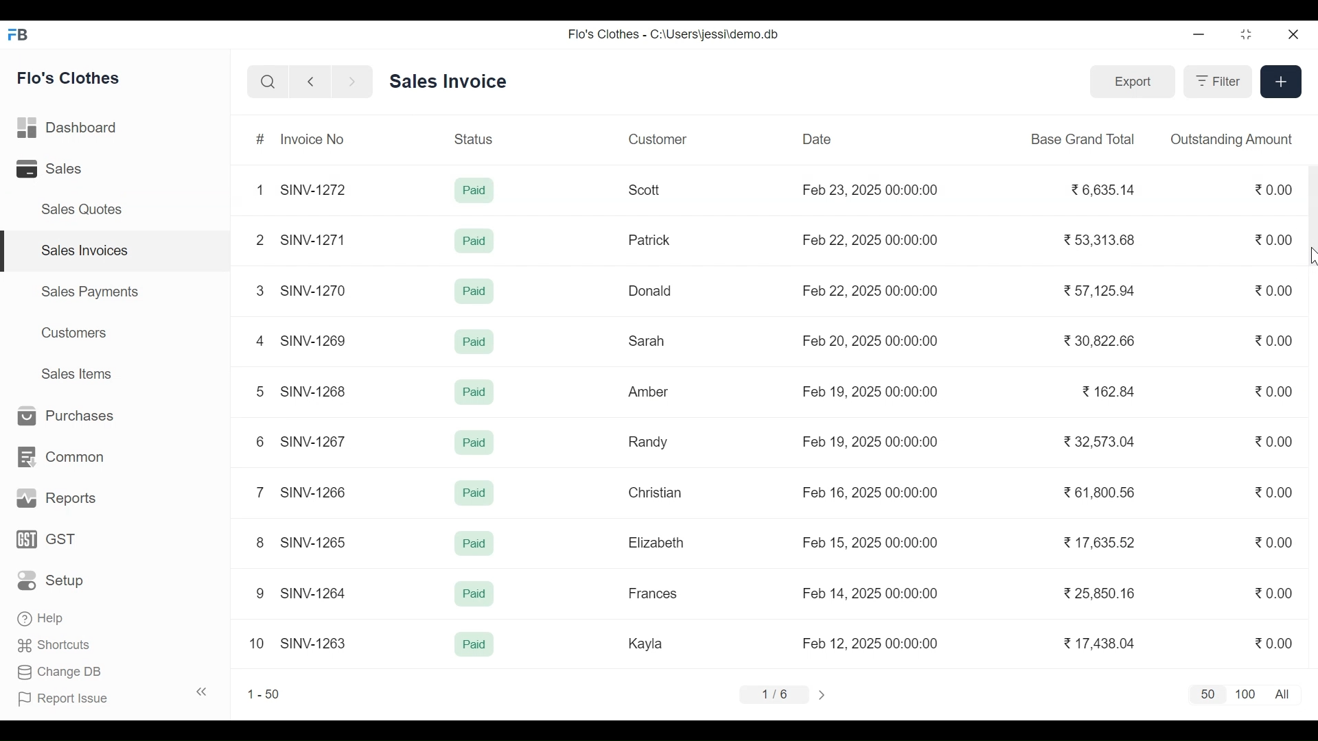 The height and width of the screenshot is (741, 1318). Describe the element at coordinates (472, 292) in the screenshot. I see `Paid` at that location.